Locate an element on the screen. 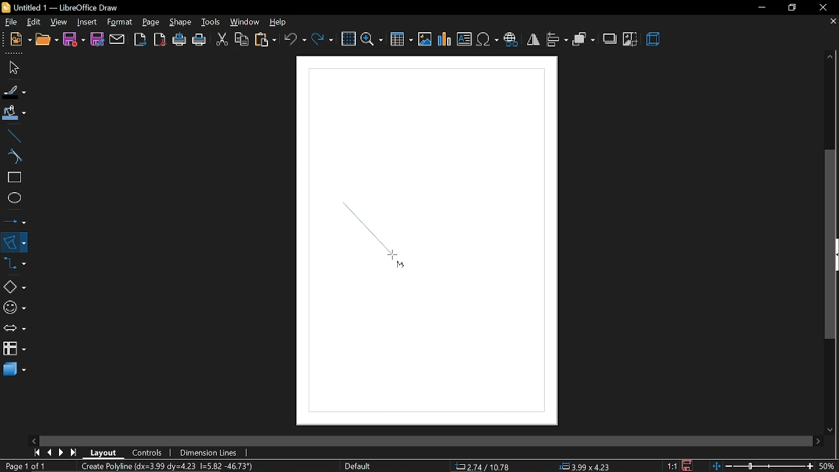  3d shapes is located at coordinates (13, 370).